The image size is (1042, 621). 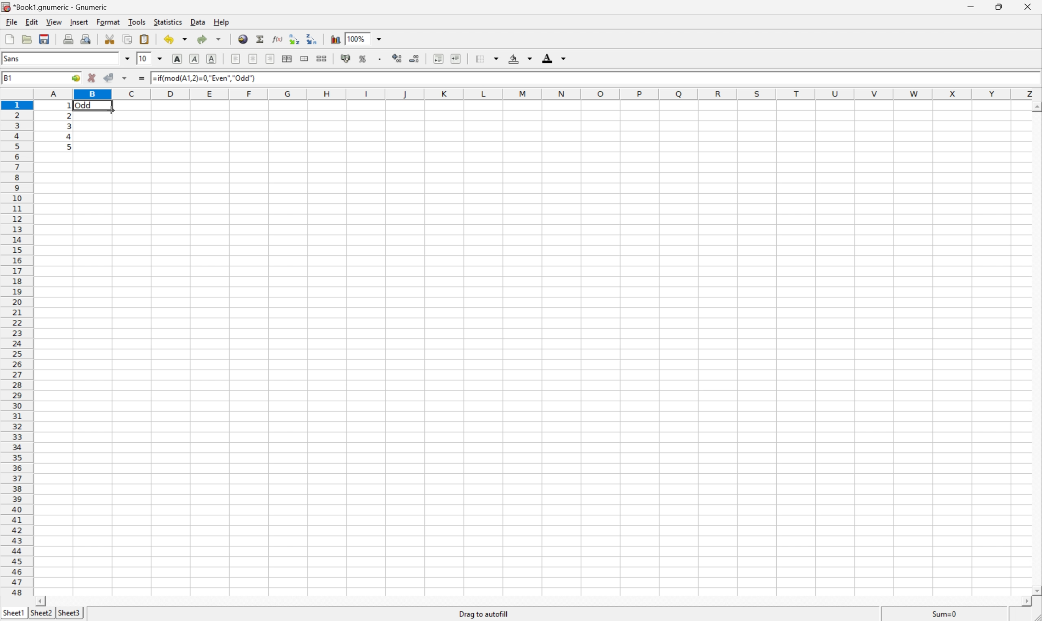 What do you see at coordinates (270, 59) in the screenshot?
I see `Align Right` at bounding box center [270, 59].